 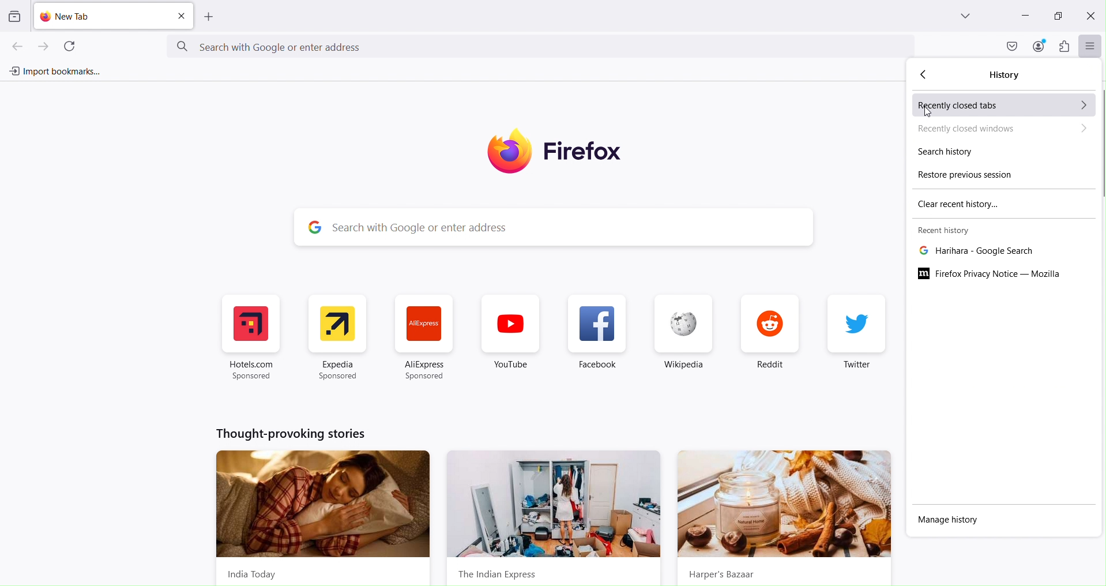 What do you see at coordinates (556, 519) in the screenshot?
I see `the Indian express` at bounding box center [556, 519].